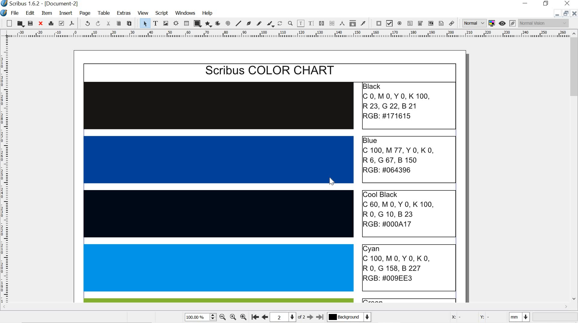 The width and height of the screenshot is (578, 323). I want to click on Scribus 1.6.2-[Document-1], so click(49, 4).